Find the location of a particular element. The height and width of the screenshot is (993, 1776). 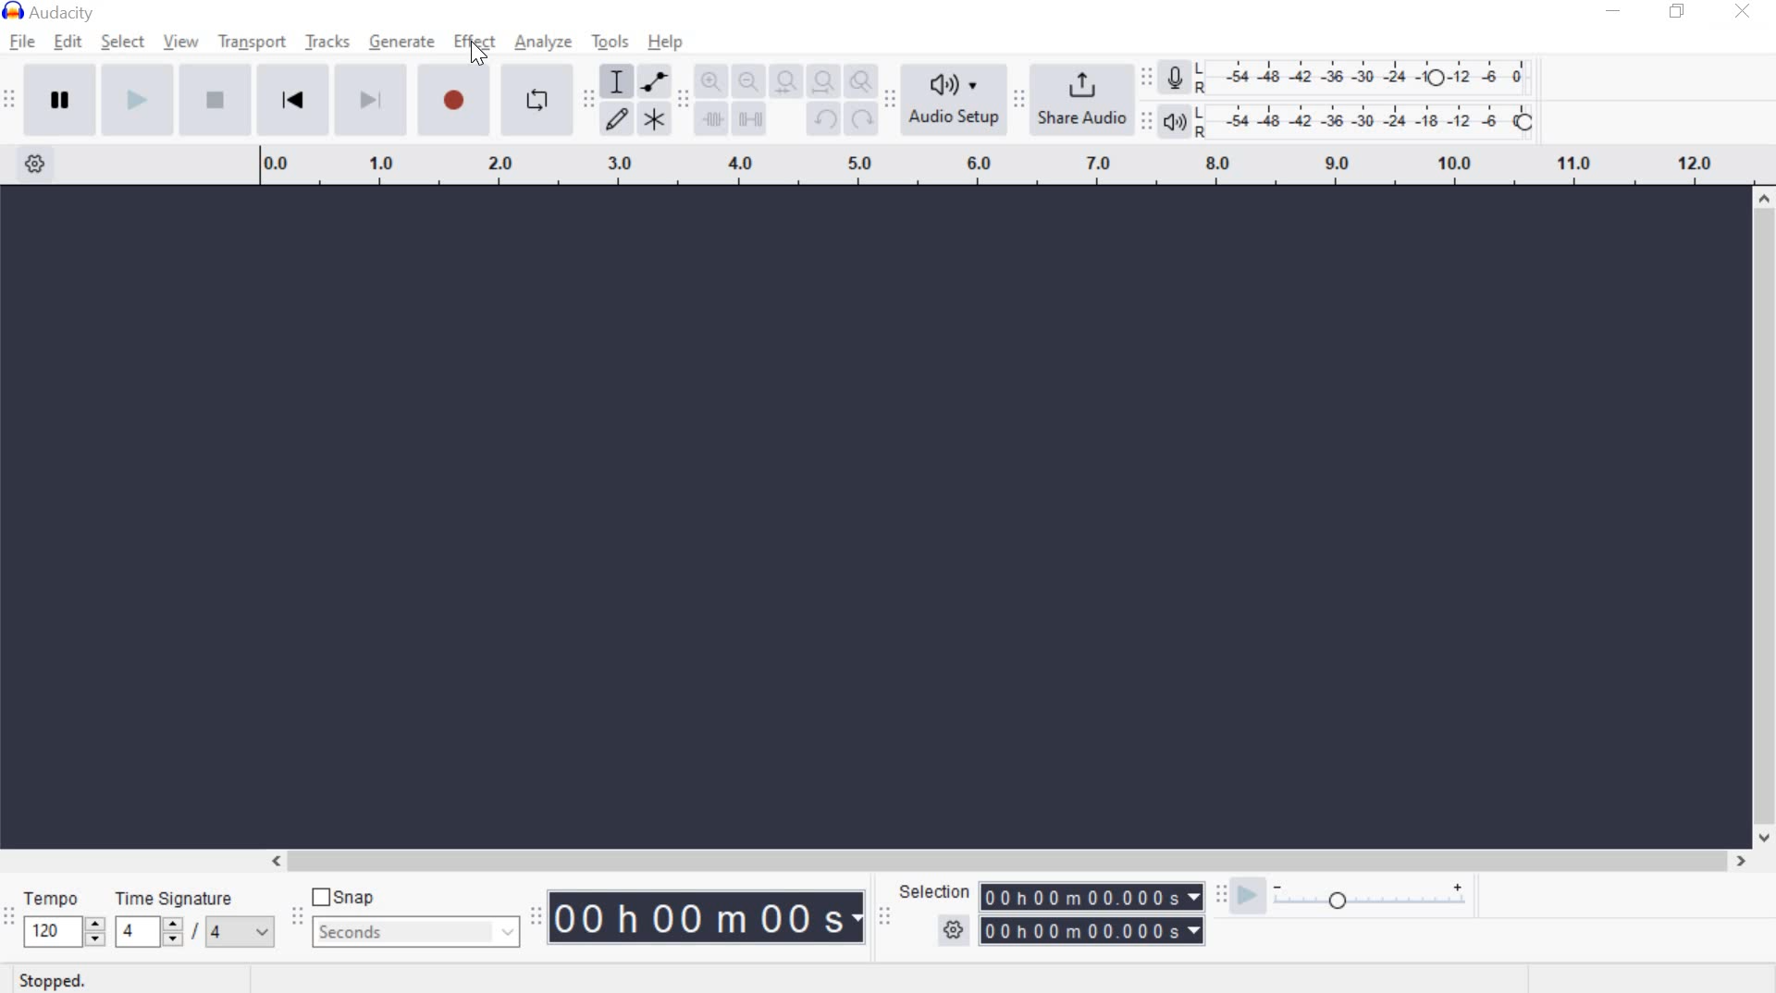

selection option is located at coordinates (953, 933).